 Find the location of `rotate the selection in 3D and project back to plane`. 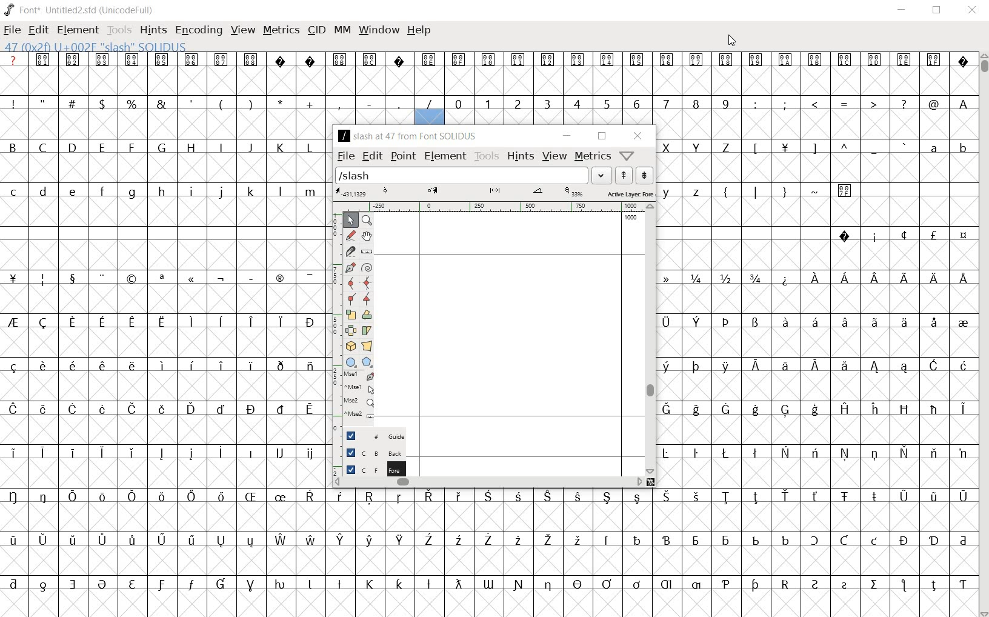

rotate the selection in 3D and project back to plane is located at coordinates (351, 347).